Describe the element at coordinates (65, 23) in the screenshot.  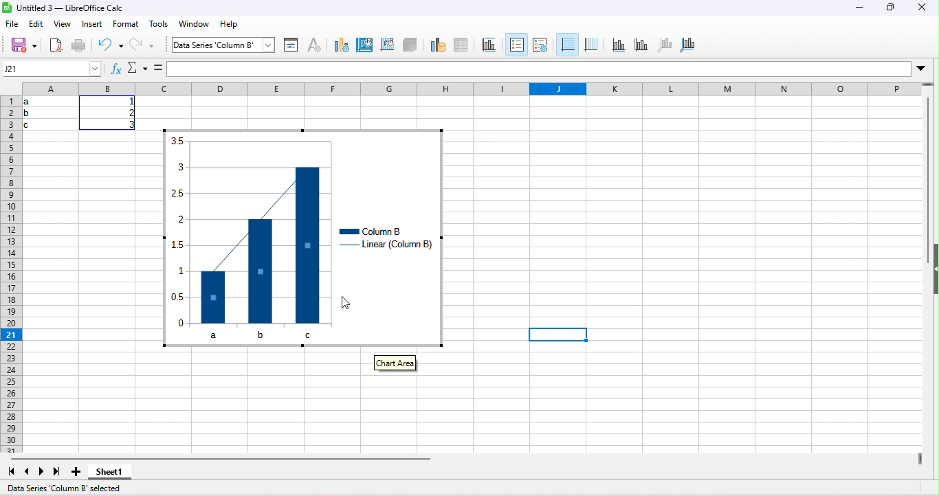
I see `view` at that location.